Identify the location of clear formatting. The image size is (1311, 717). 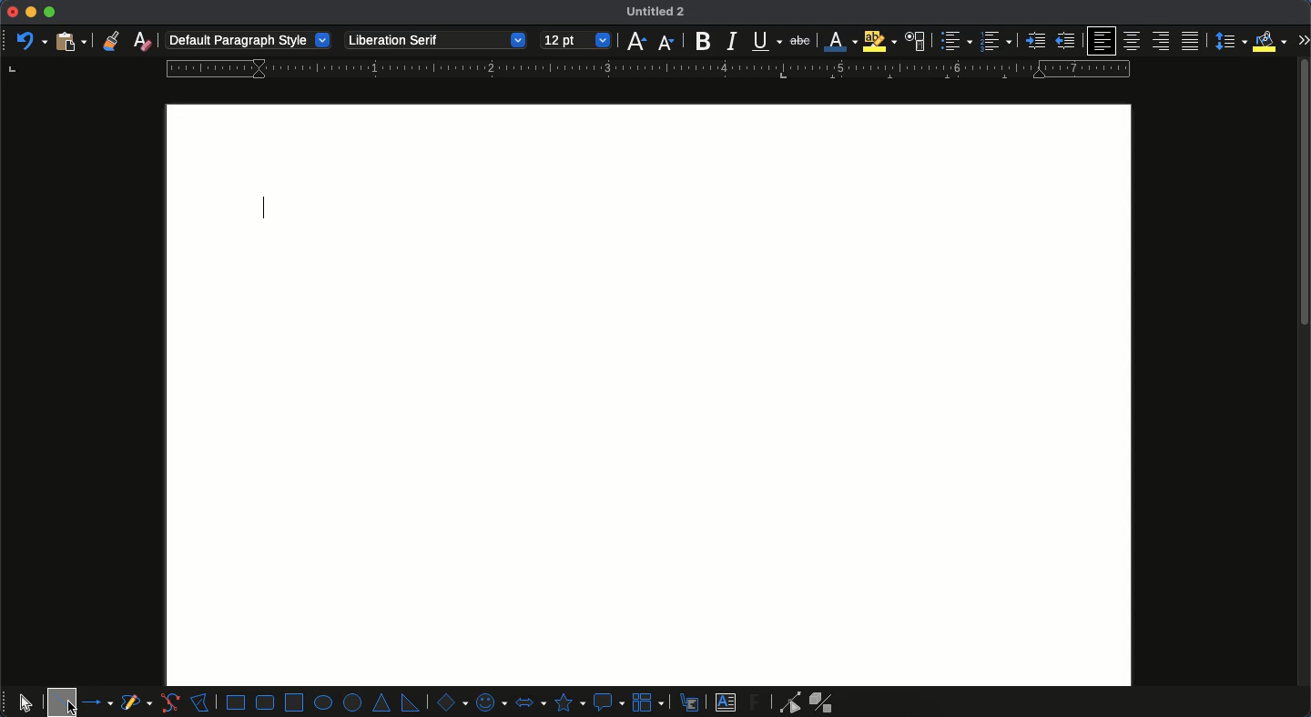
(142, 41).